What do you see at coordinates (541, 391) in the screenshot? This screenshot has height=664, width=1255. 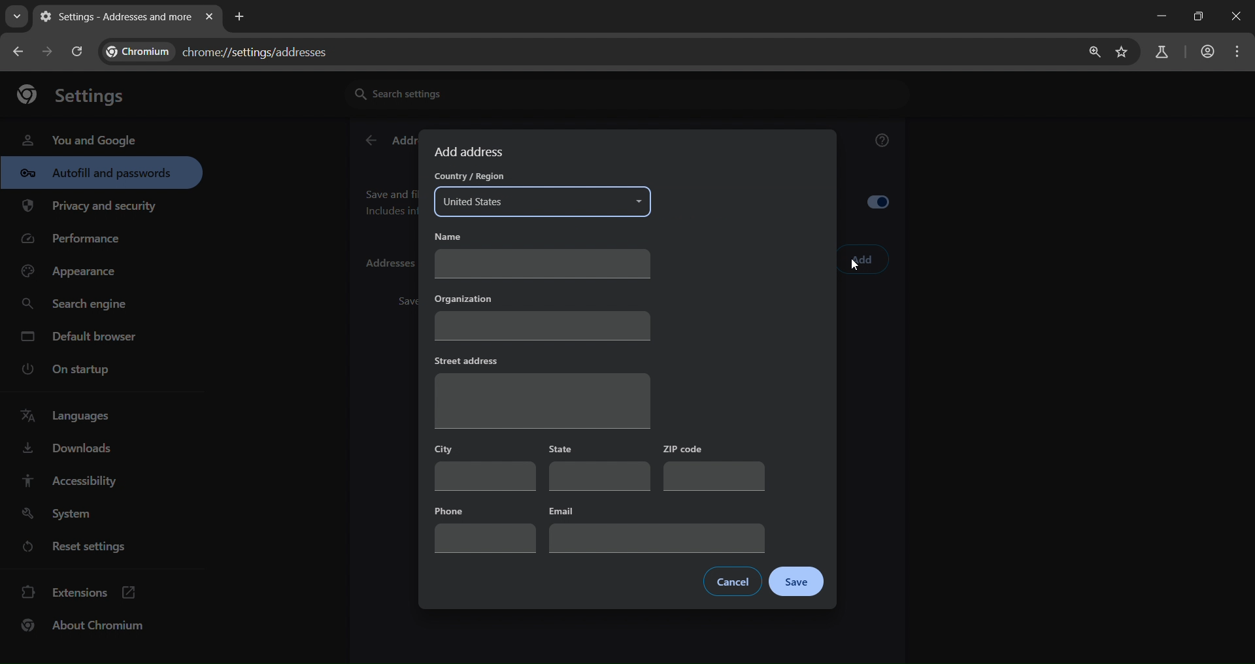 I see `street address` at bounding box center [541, 391].